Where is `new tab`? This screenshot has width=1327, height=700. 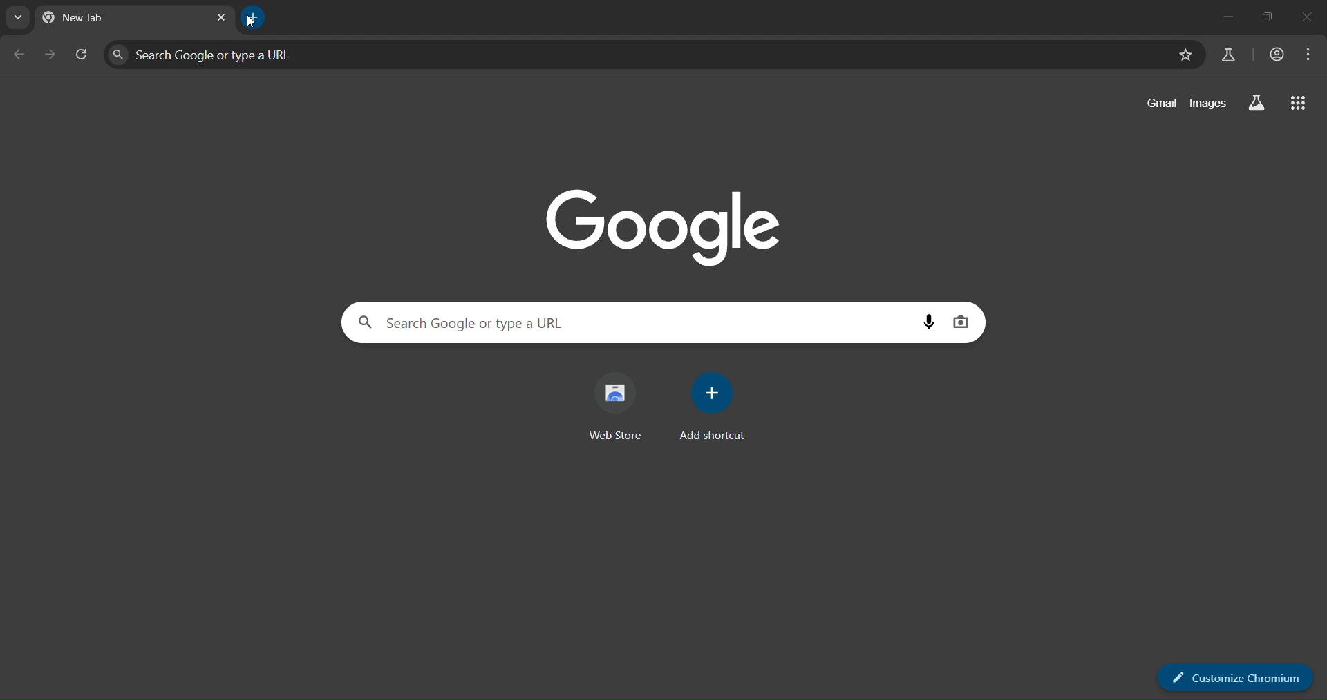
new tab is located at coordinates (252, 17).